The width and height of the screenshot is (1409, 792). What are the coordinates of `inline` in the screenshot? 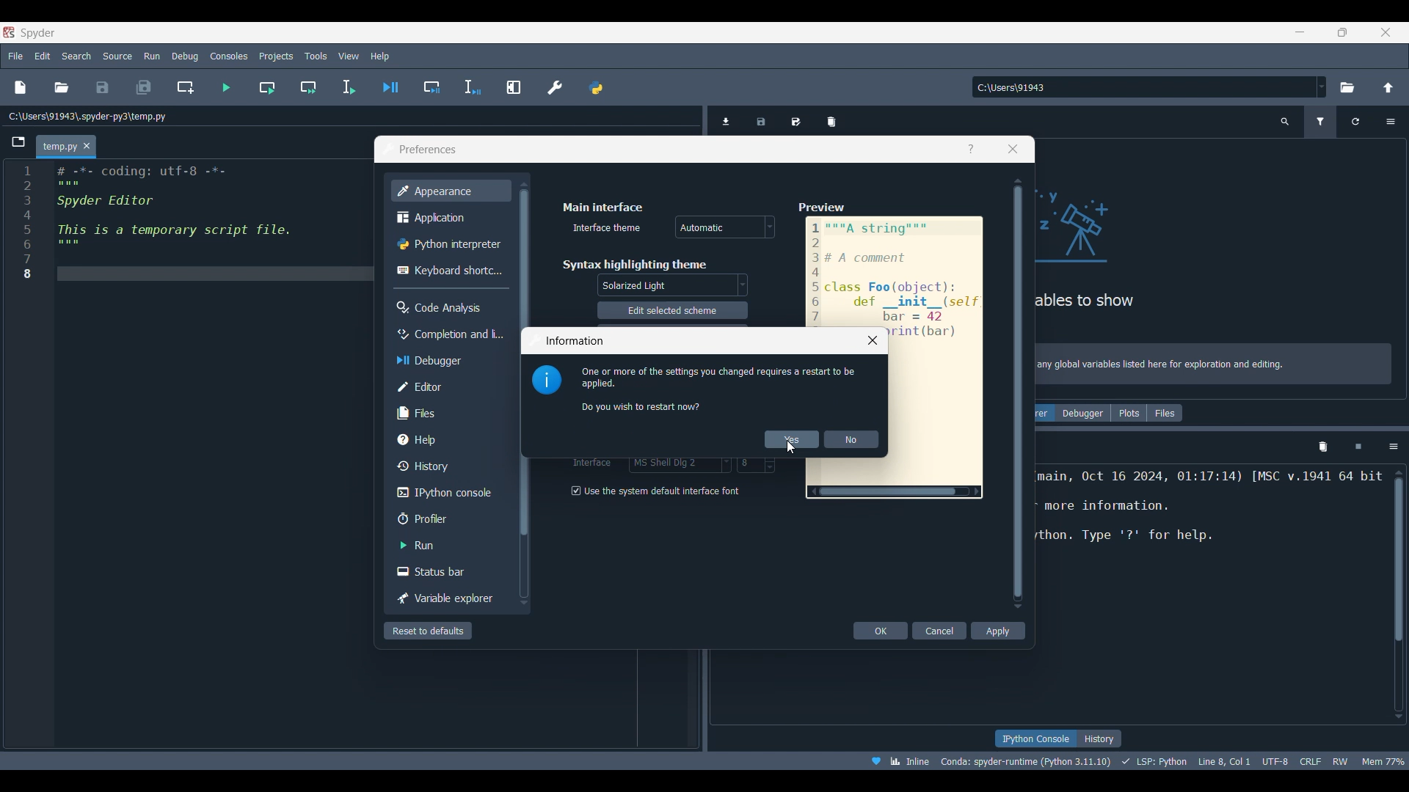 It's located at (897, 760).